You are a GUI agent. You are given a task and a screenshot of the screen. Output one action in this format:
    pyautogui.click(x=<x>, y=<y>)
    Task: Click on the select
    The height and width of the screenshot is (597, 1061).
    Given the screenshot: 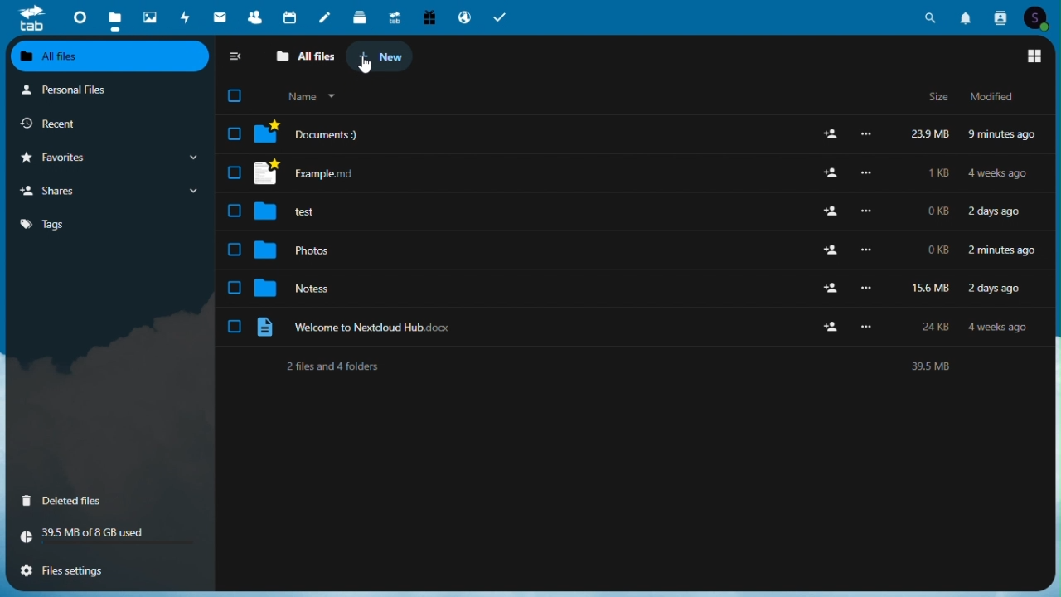 What is the action you would take?
    pyautogui.click(x=233, y=133)
    